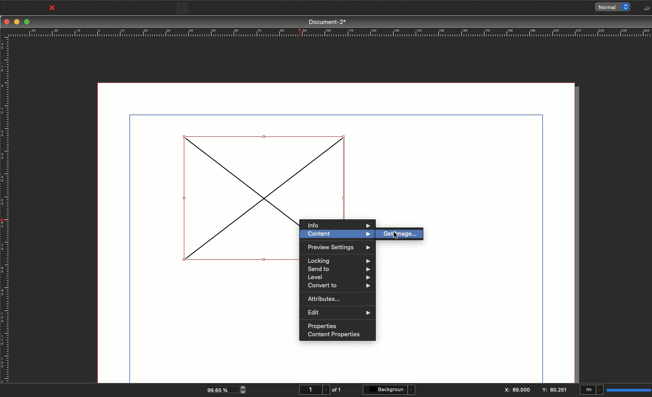 Image resolution: width=652 pixels, height=397 pixels. I want to click on Attributes, so click(326, 298).